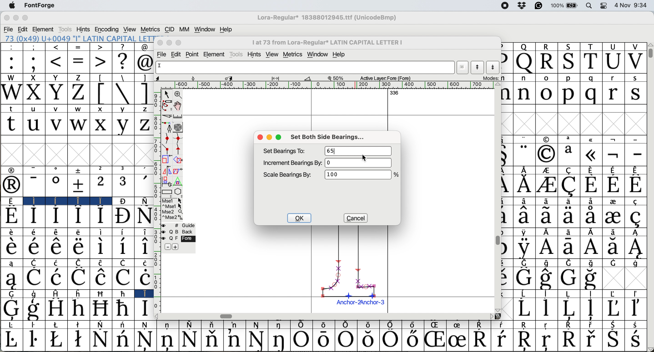 This screenshot has height=352, width=654. I want to click on :, so click(11, 62).